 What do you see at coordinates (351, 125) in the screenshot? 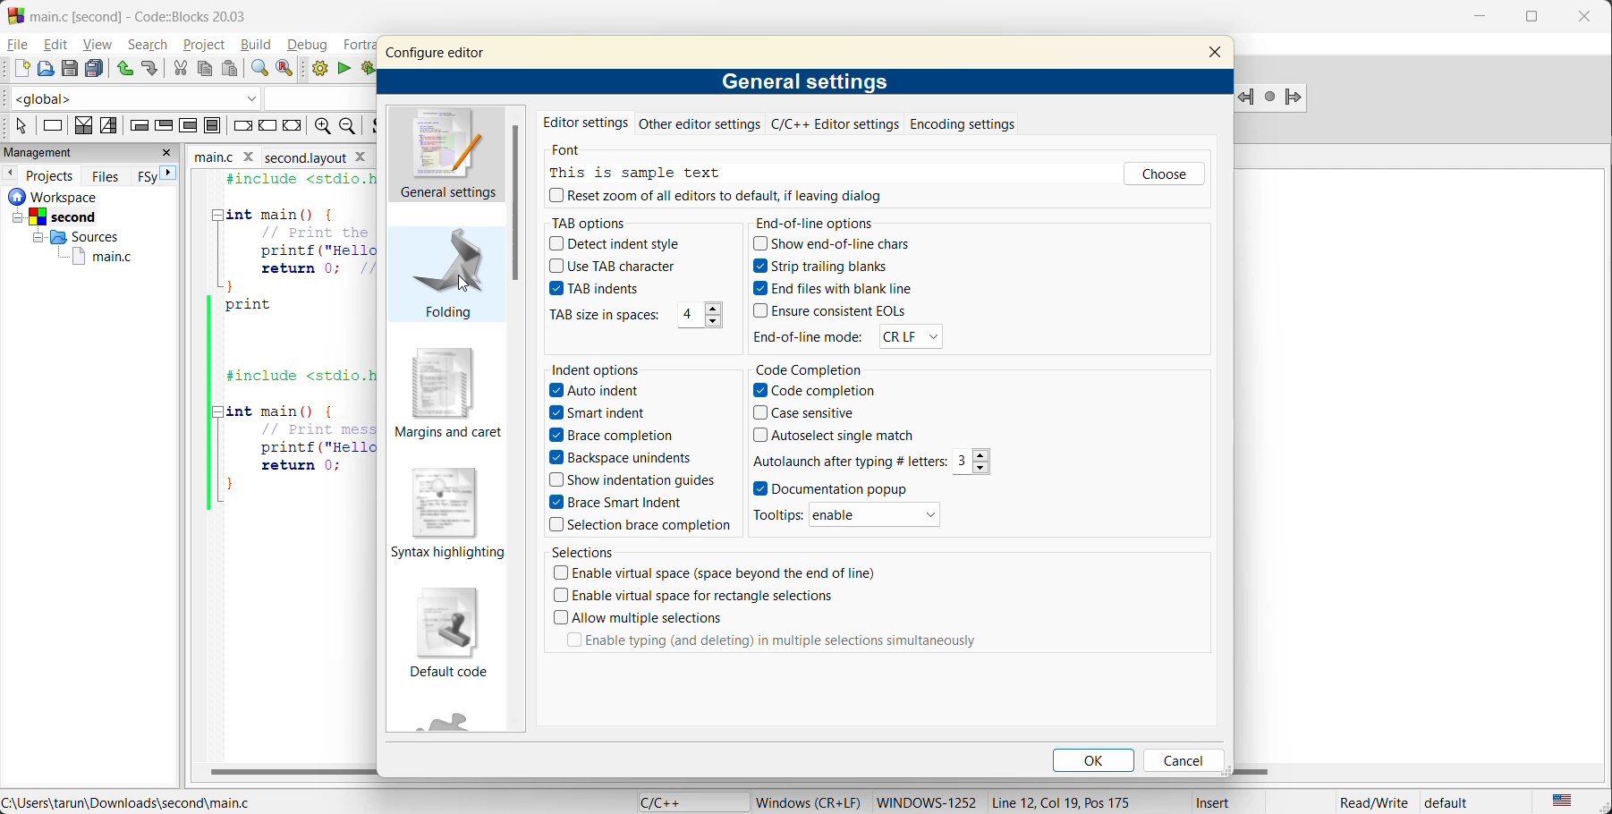
I see `zoom out` at bounding box center [351, 125].